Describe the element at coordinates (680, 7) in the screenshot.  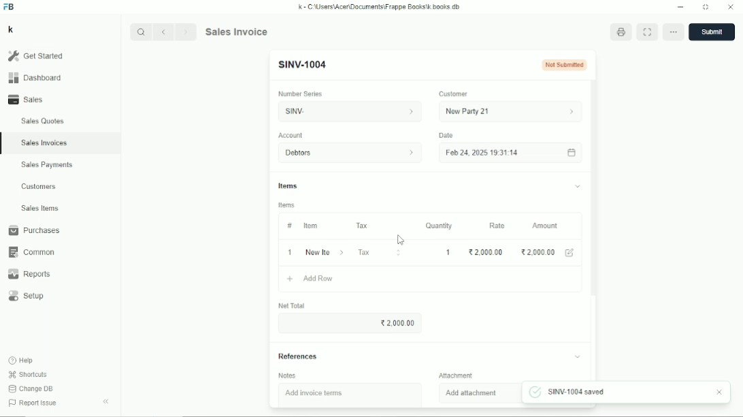
I see `Minimize` at that location.